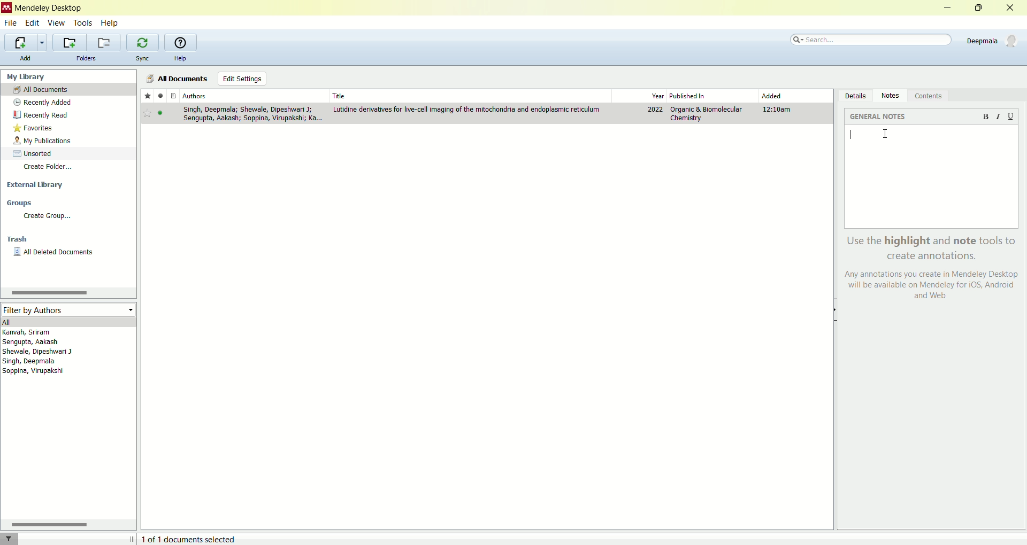 The height and width of the screenshot is (545, 1027). I want to click on contents, so click(931, 95).